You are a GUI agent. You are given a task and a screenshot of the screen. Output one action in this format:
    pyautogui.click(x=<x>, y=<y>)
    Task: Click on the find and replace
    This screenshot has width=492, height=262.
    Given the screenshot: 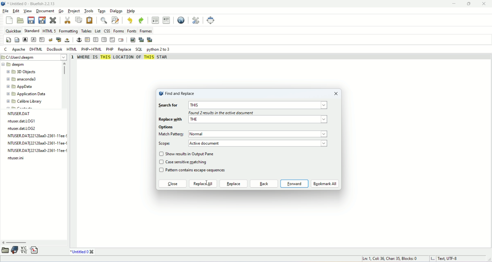 What is the action you would take?
    pyautogui.click(x=115, y=20)
    